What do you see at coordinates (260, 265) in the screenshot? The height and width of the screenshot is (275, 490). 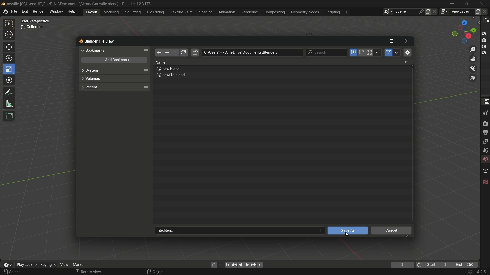 I see `jump to endpoint` at bounding box center [260, 265].